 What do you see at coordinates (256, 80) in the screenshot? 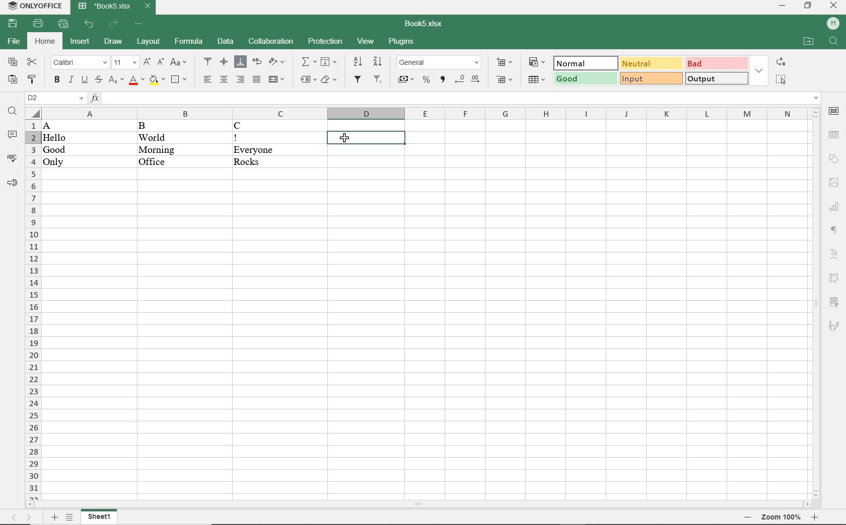
I see `JUSTIFIED` at bounding box center [256, 80].